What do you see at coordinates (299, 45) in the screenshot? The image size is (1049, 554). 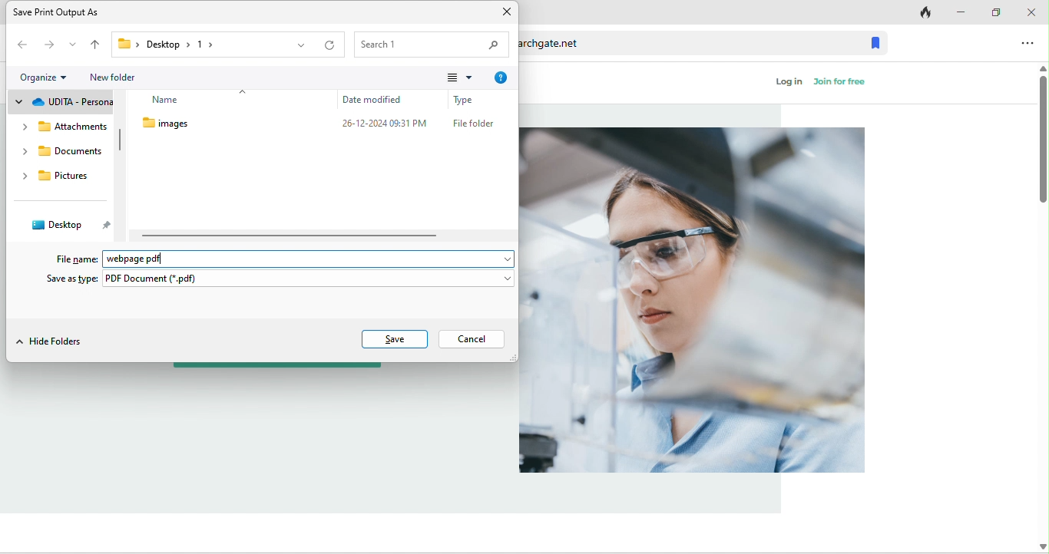 I see `previous location` at bounding box center [299, 45].